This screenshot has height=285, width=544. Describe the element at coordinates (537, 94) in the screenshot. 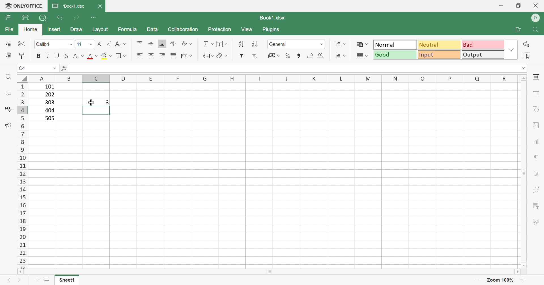

I see `table settings` at that location.